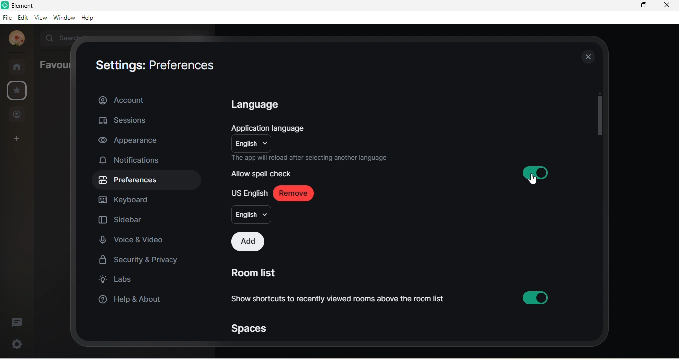 This screenshot has height=359, width=679. What do you see at coordinates (250, 331) in the screenshot?
I see `spaces` at bounding box center [250, 331].